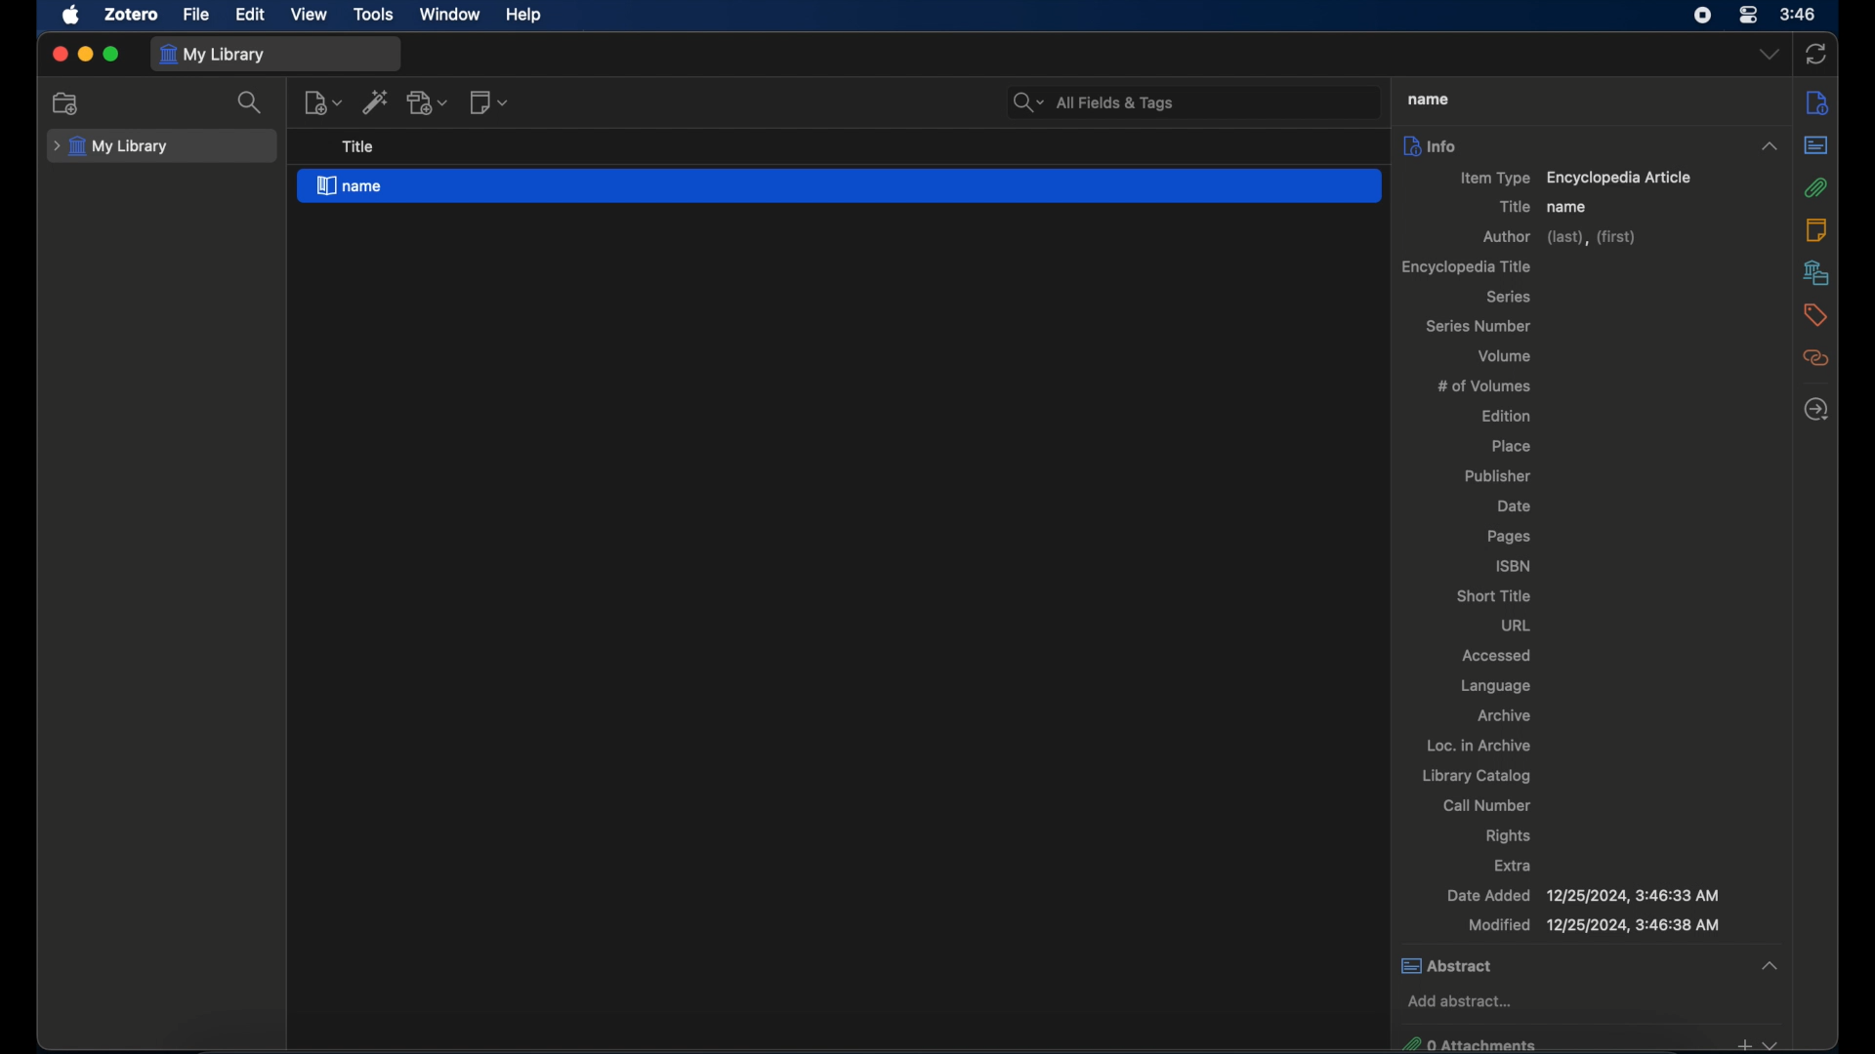  I want to click on related, so click(1815, 358).